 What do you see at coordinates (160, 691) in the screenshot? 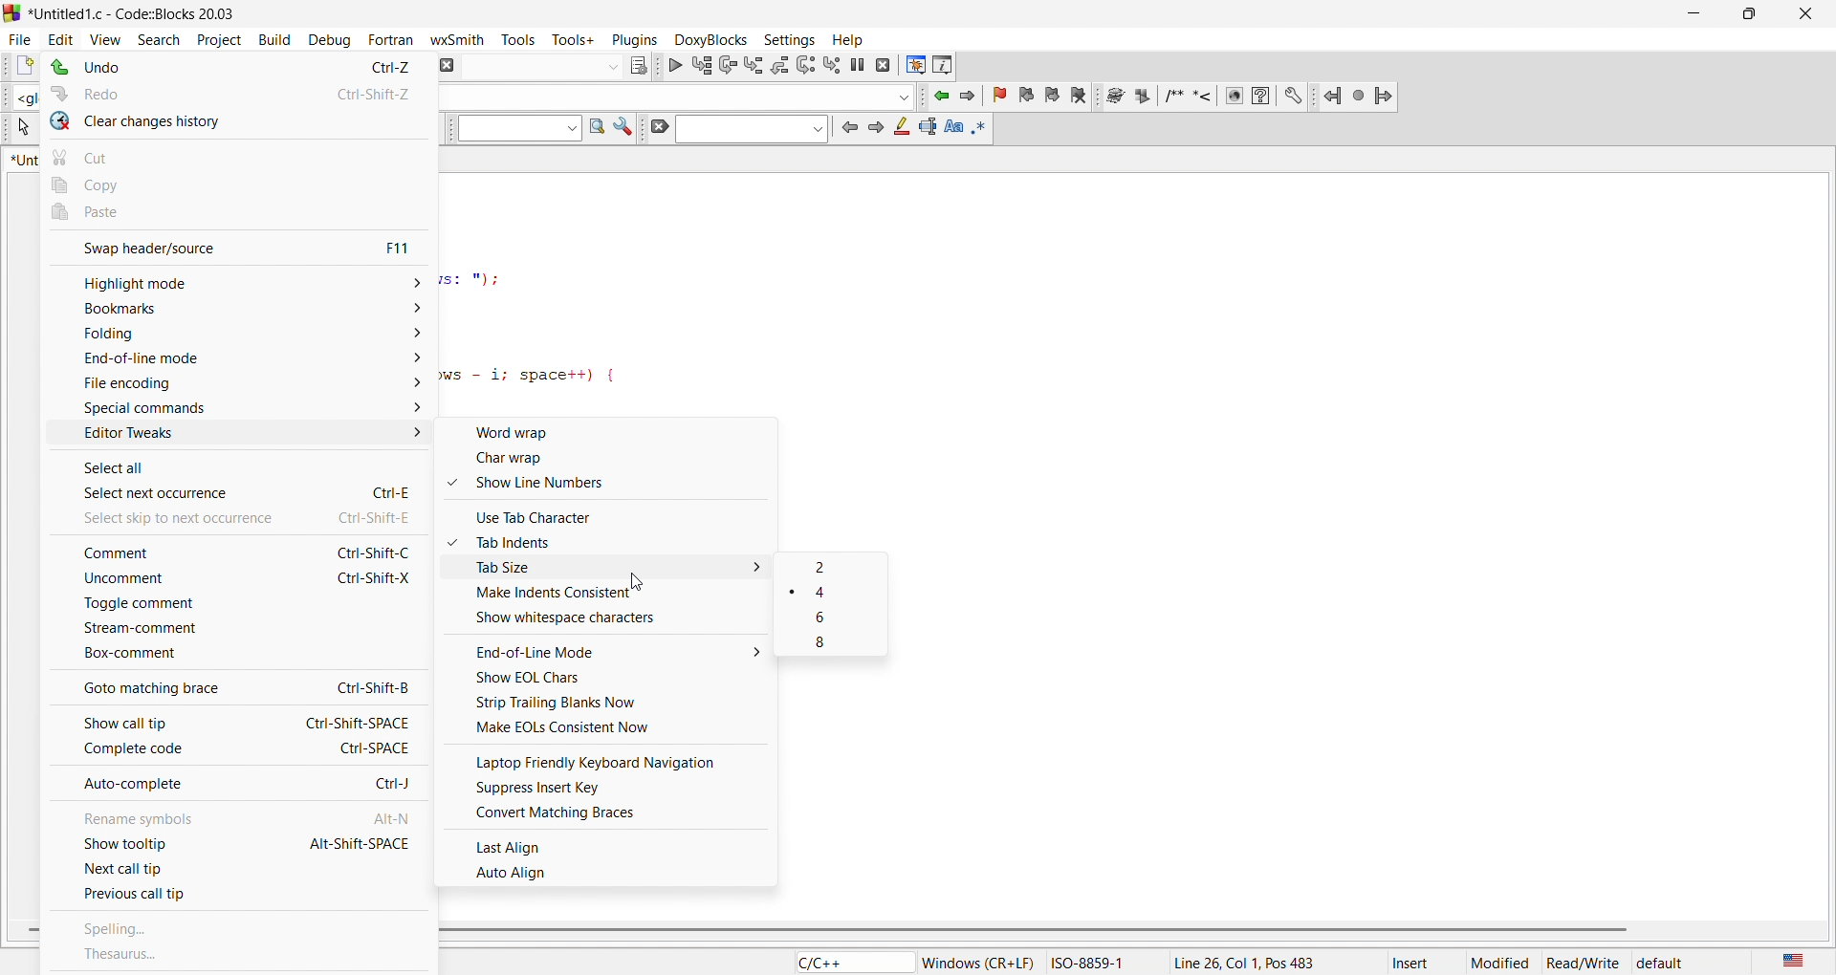
I see `goto matching brace ` at bounding box center [160, 691].